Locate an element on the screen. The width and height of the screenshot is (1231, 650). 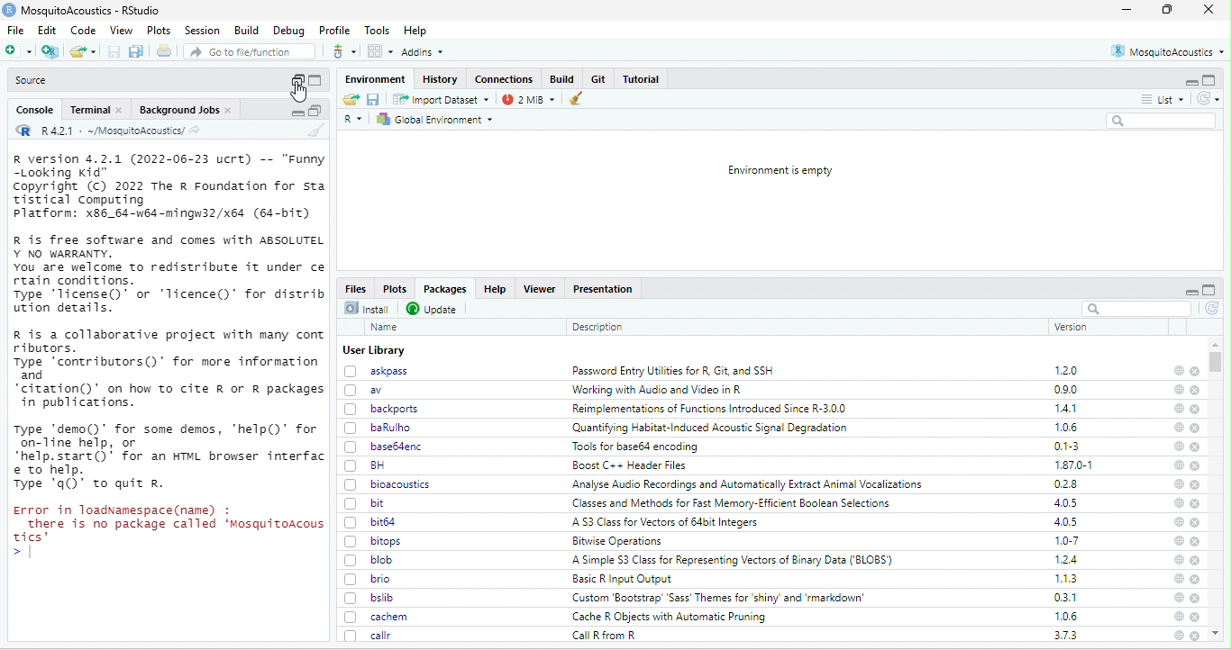
0.1-3 is located at coordinates (1065, 446).